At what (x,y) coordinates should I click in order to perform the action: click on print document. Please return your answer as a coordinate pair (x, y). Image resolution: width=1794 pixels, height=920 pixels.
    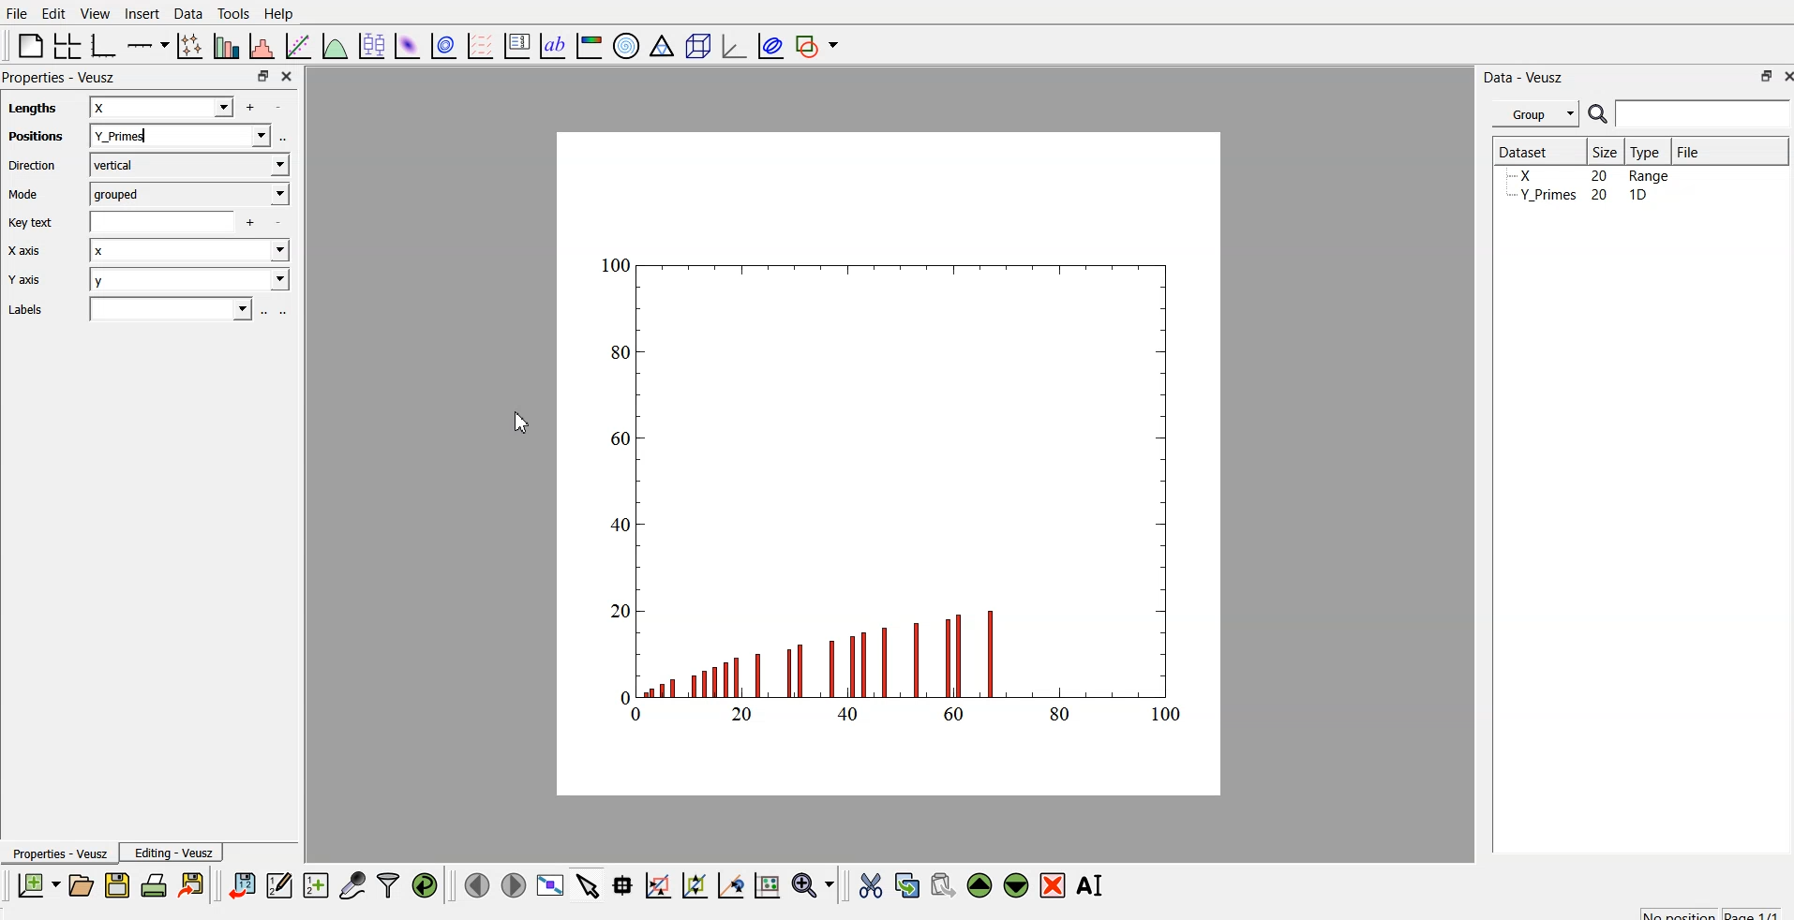
    Looking at the image, I should click on (156, 886).